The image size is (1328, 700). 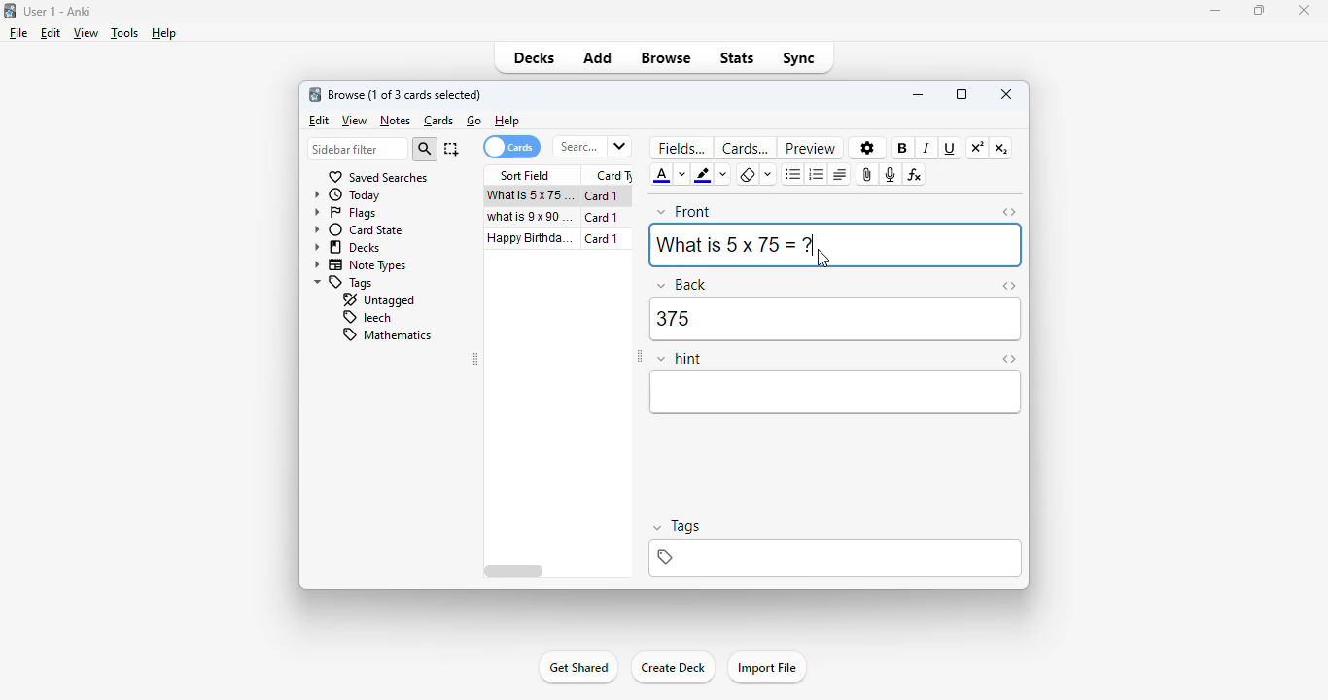 I want to click on file, so click(x=19, y=33).